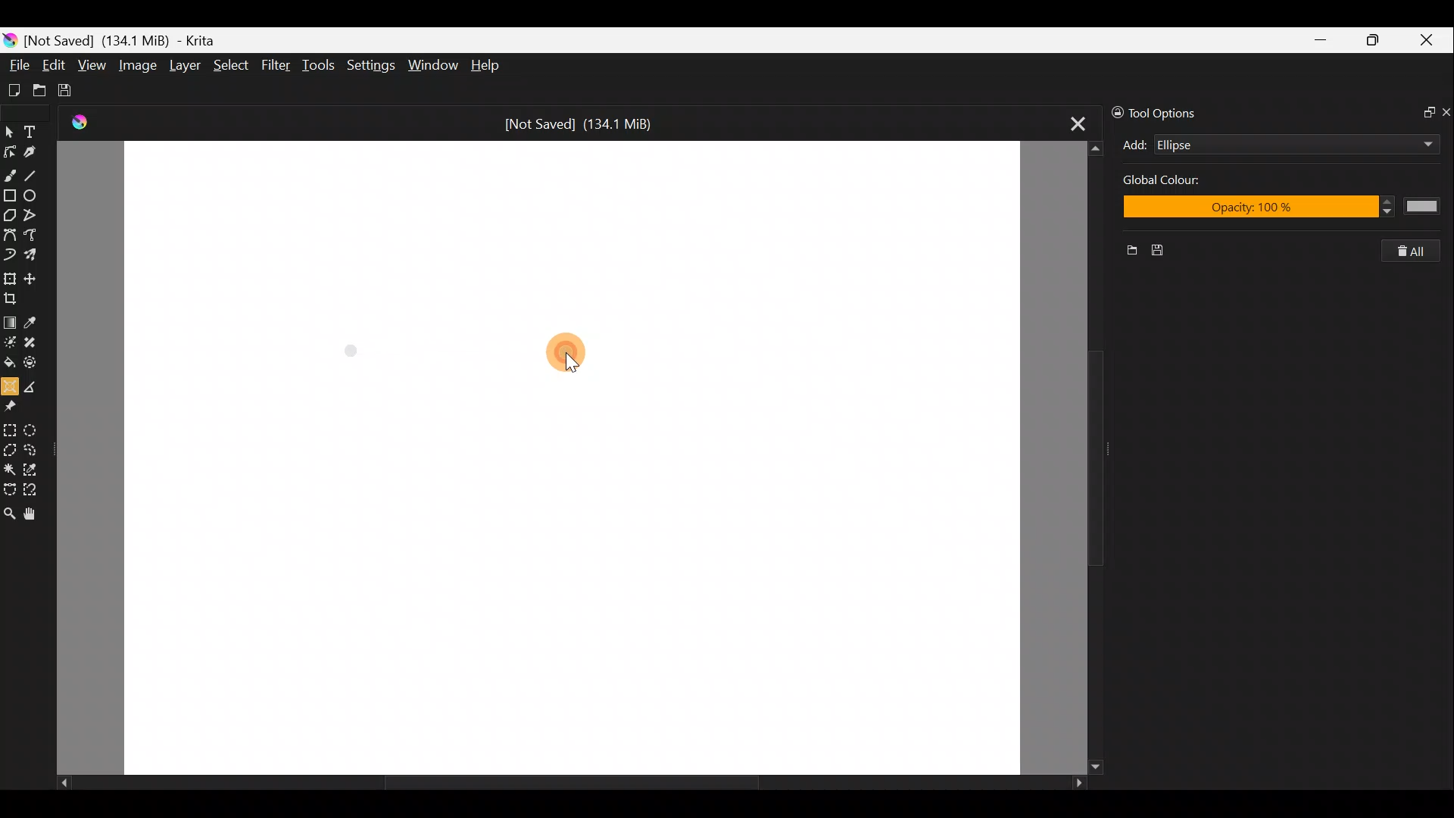 This screenshot has height=818, width=1454. Describe the element at coordinates (1168, 111) in the screenshot. I see `Tool options` at that location.